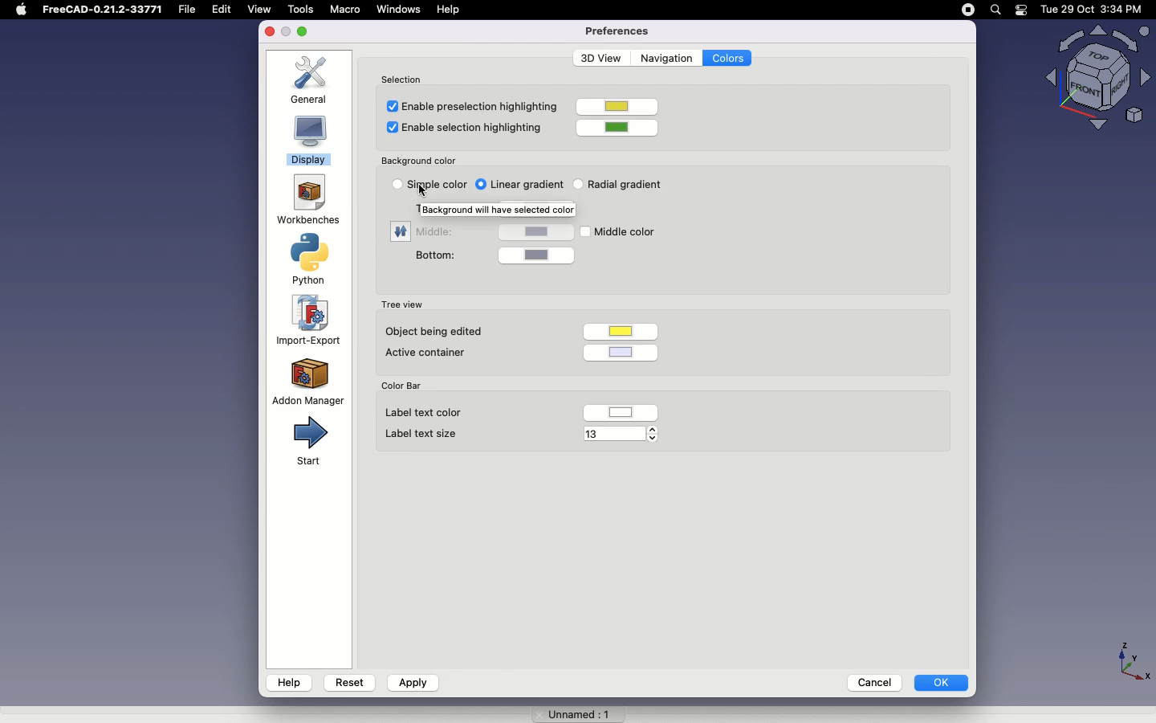 The height and width of the screenshot is (723, 1156). I want to click on Python, so click(313, 259).